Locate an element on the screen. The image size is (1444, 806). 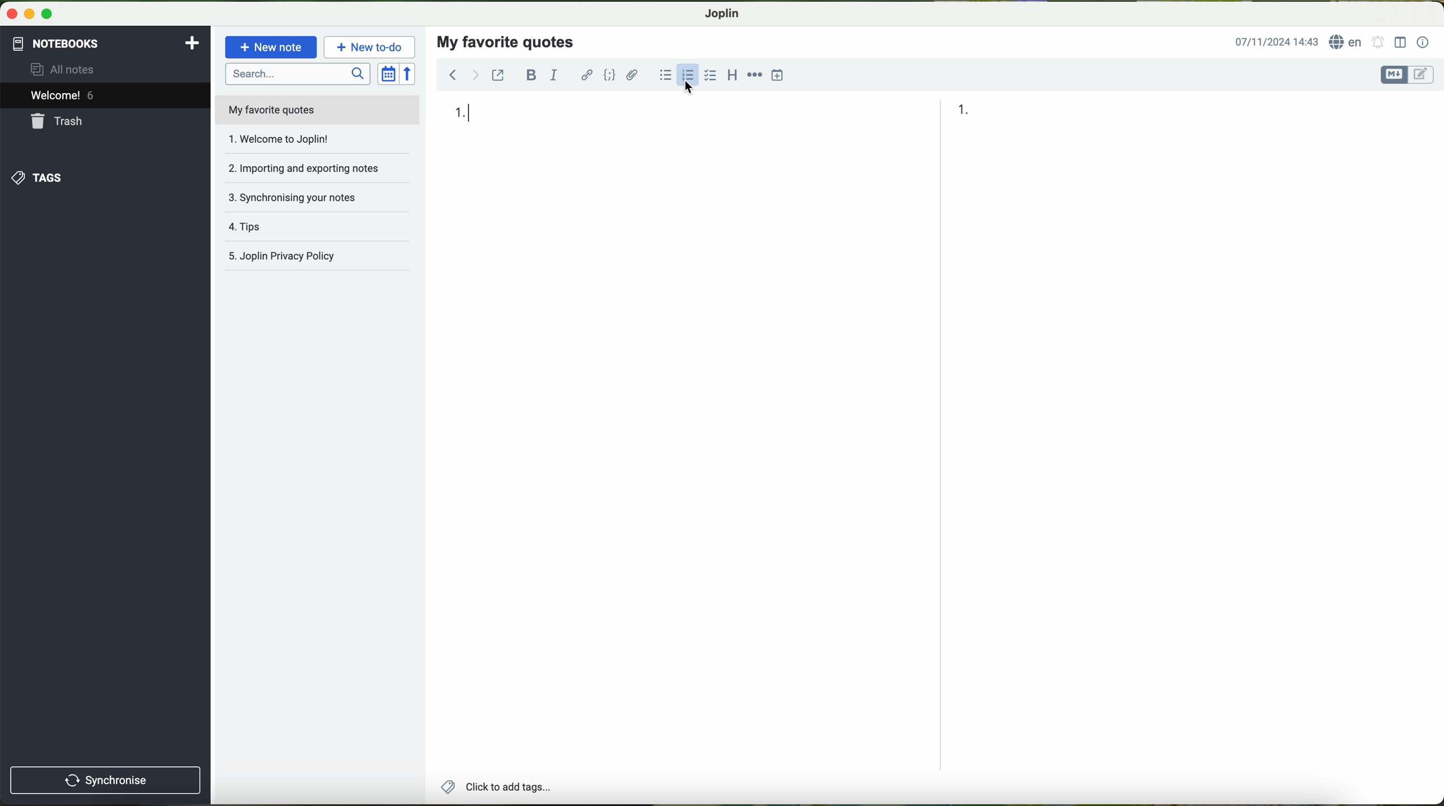
toggle editor is located at coordinates (1407, 74).